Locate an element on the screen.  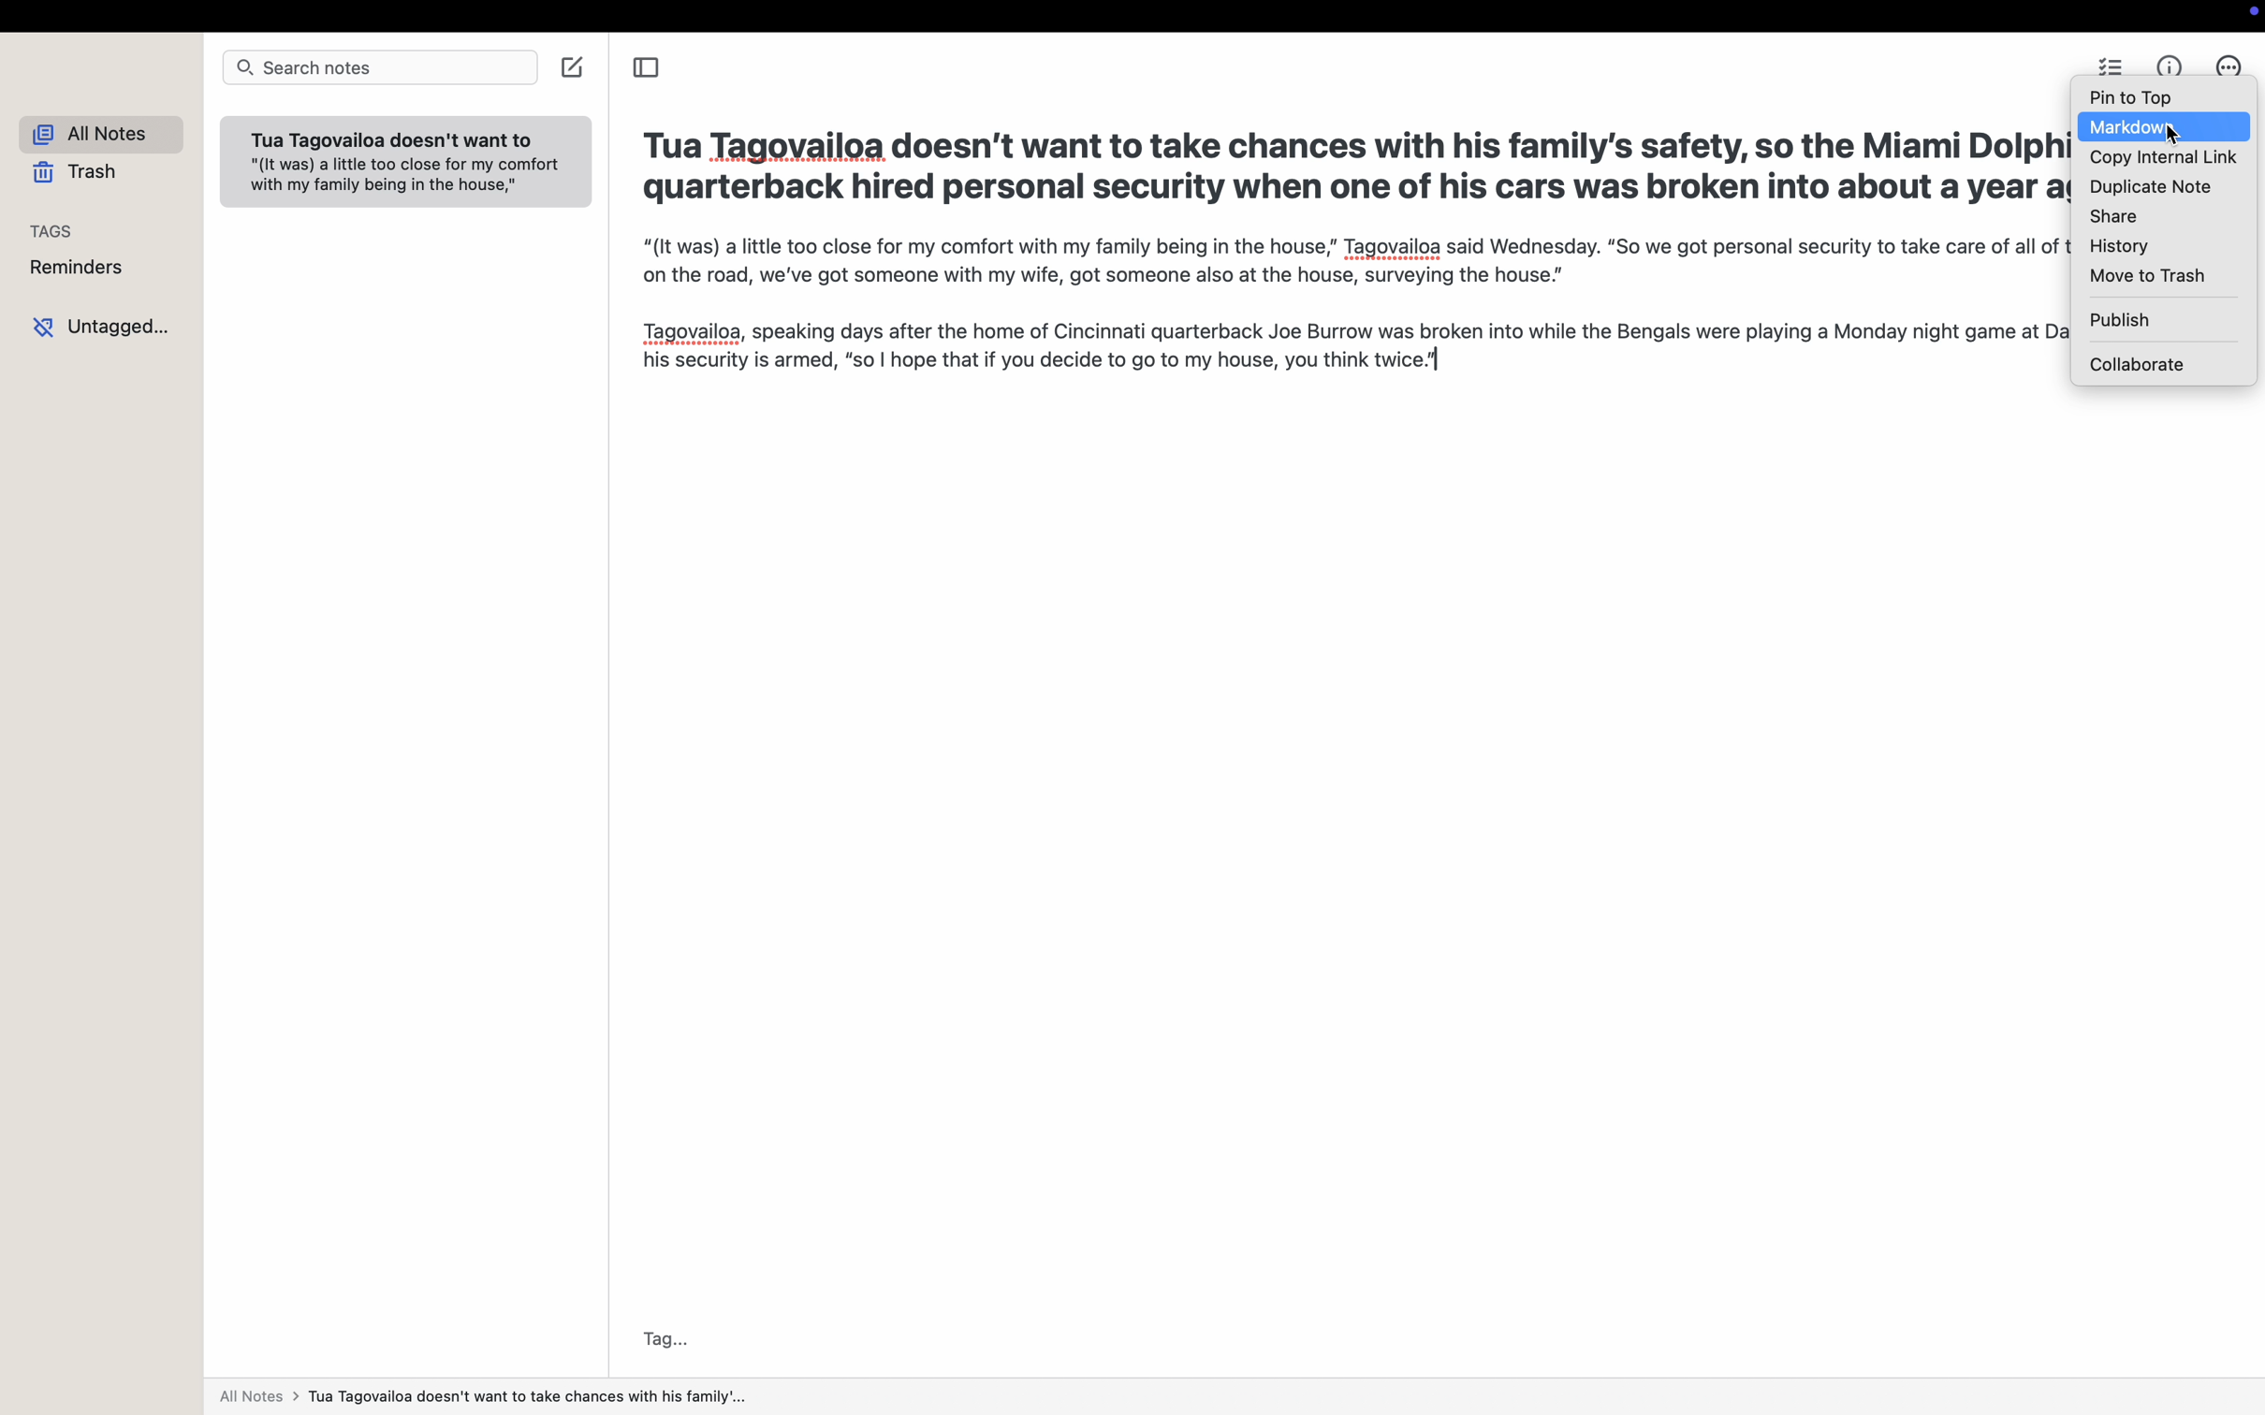
checklist is located at coordinates (2111, 63).